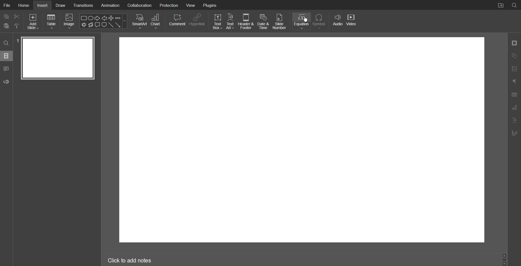  What do you see at coordinates (11, 22) in the screenshot?
I see `Cut Copy Paste Tool` at bounding box center [11, 22].